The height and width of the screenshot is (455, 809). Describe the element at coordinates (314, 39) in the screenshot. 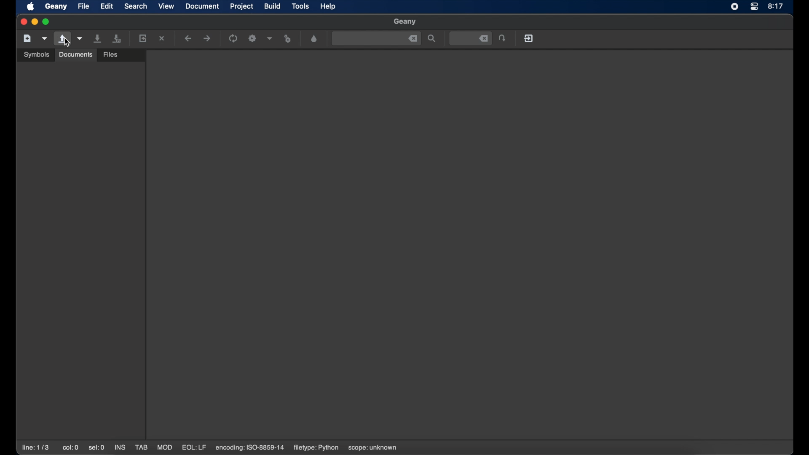

I see `open a color chooser dialog` at that location.